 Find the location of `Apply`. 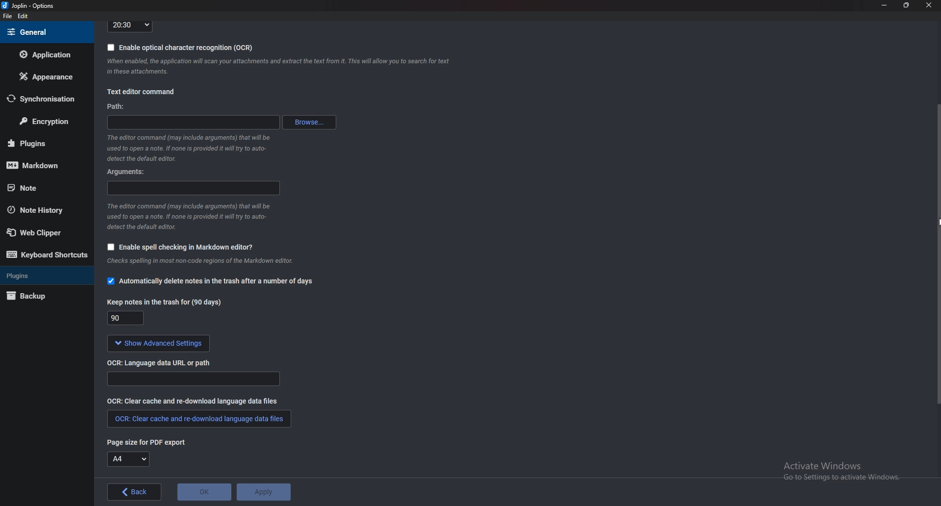

Apply is located at coordinates (263, 492).